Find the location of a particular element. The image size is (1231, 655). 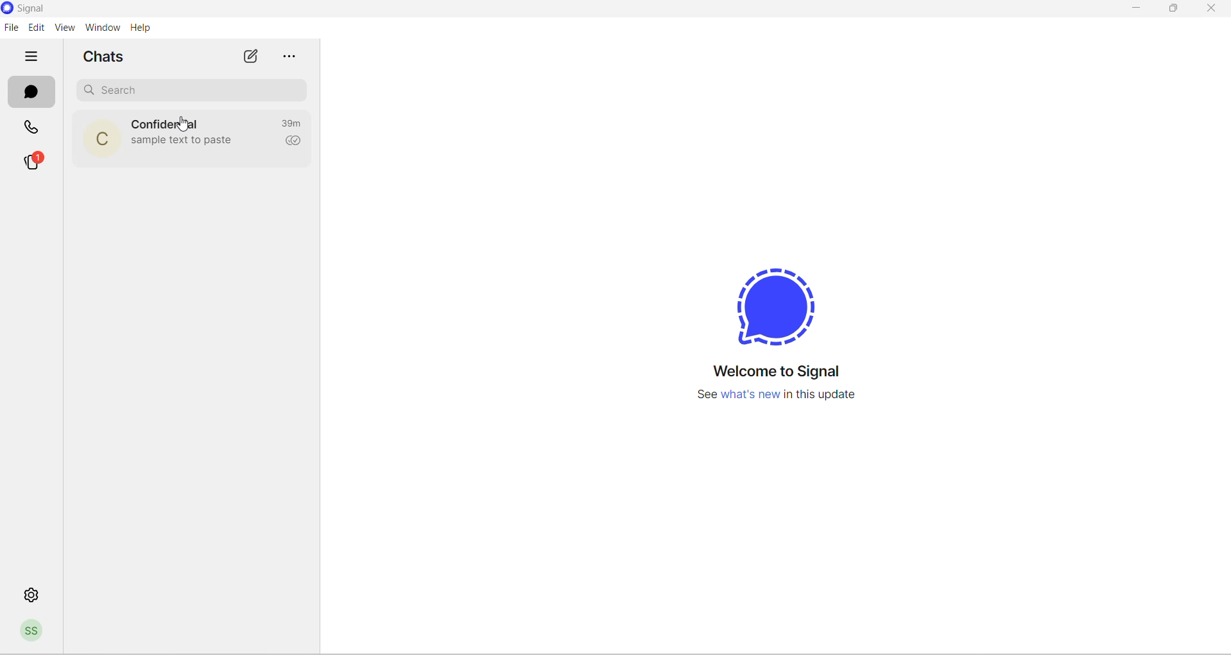

contact name is located at coordinates (168, 122).